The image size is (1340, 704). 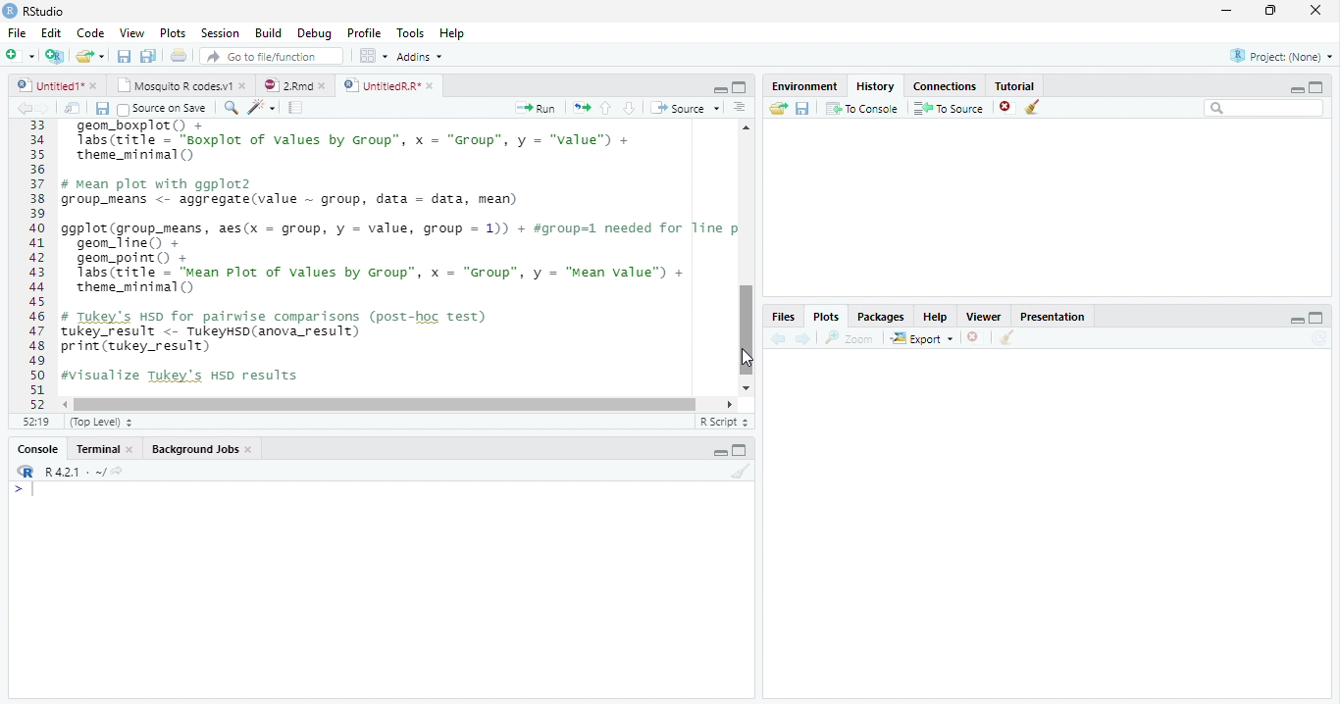 I want to click on Plots, so click(x=825, y=317).